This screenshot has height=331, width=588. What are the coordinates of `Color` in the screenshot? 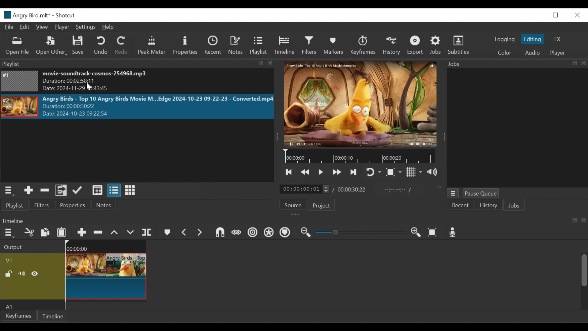 It's located at (505, 53).